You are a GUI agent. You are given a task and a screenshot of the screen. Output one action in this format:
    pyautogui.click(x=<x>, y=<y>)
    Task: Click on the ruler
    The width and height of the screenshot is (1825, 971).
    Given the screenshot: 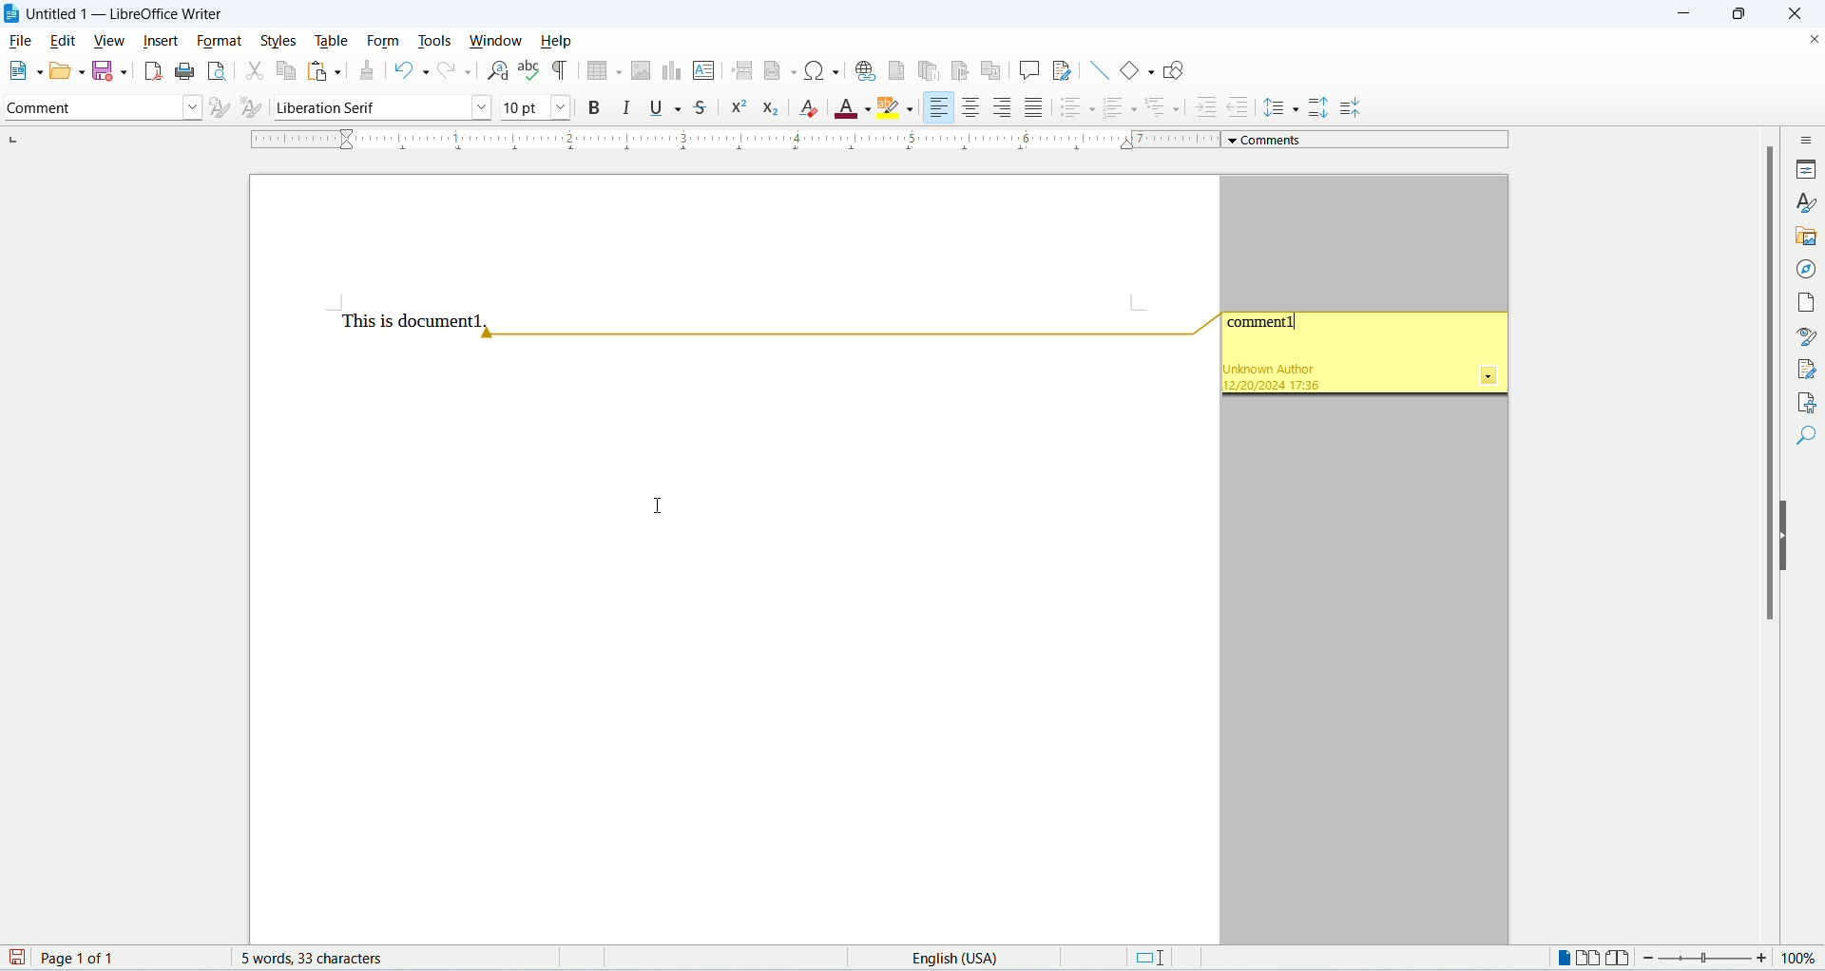 What is the action you would take?
    pyautogui.click(x=738, y=140)
    